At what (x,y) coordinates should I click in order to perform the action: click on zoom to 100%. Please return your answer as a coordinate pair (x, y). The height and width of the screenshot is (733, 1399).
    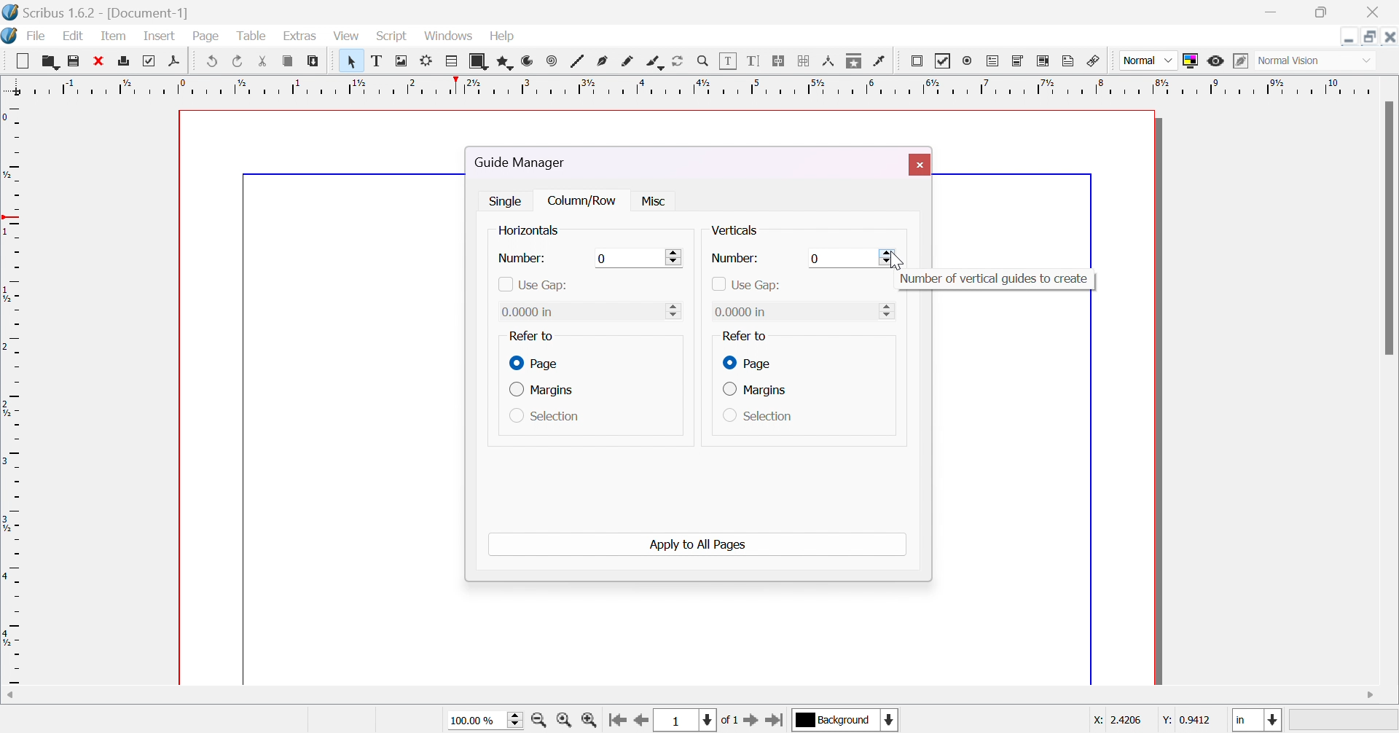
    Looking at the image, I should click on (564, 719).